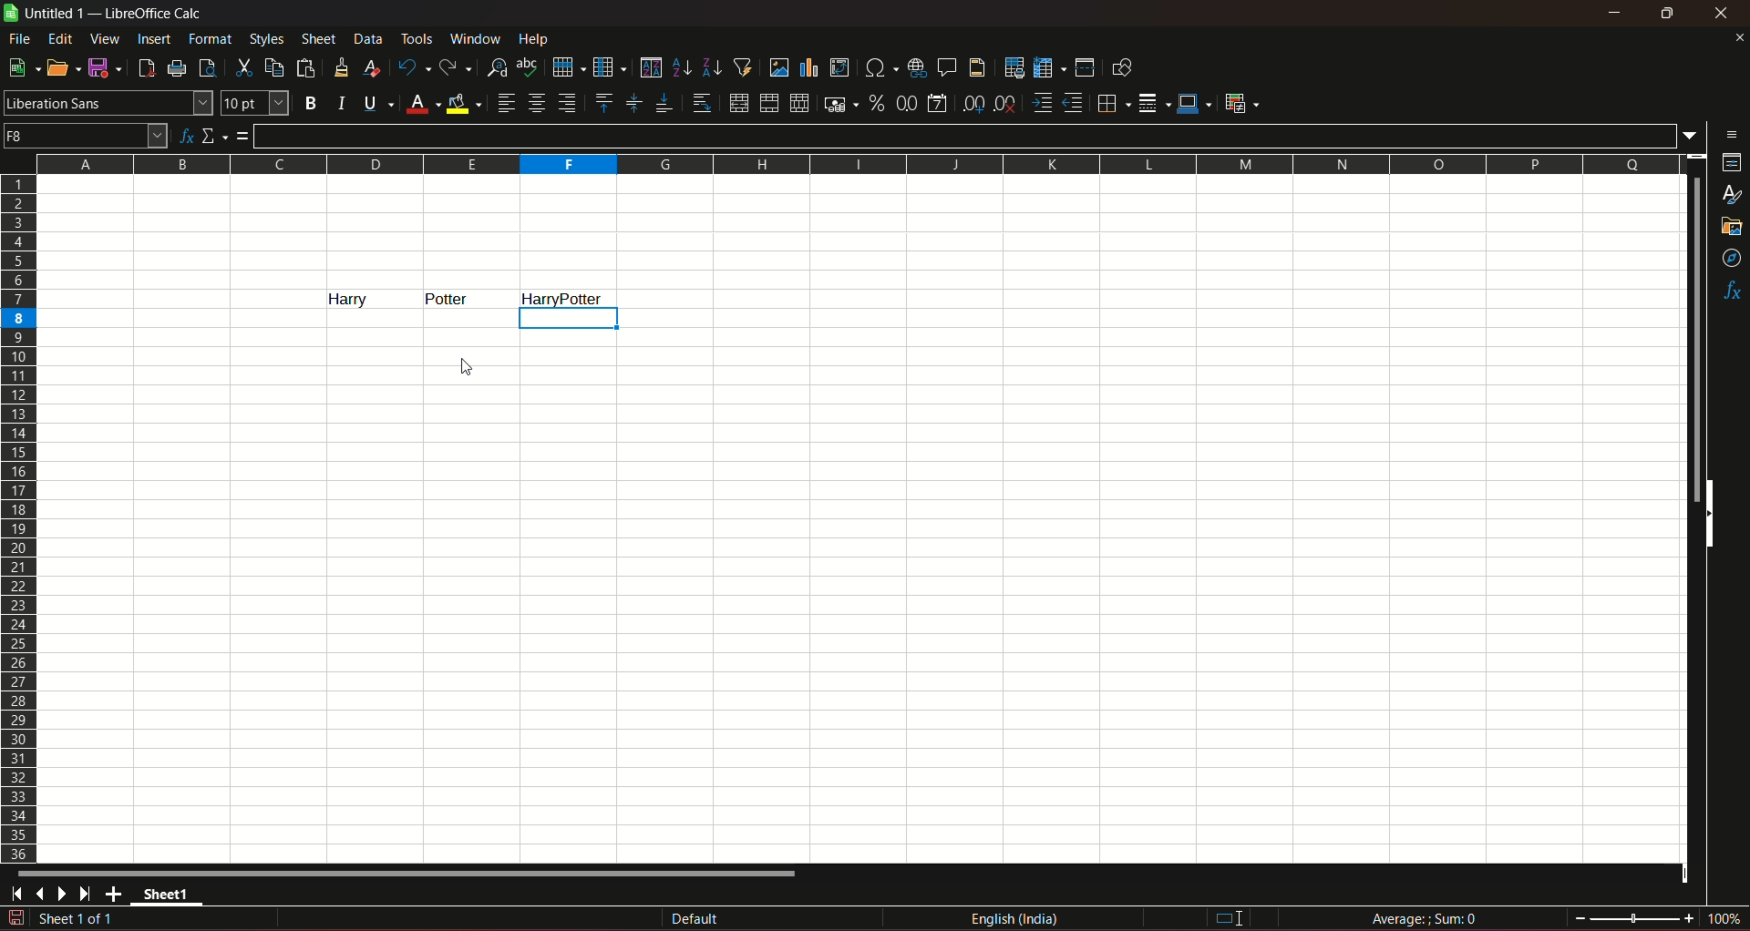 Image resolution: width=1750 pixels, height=931 pixels. What do you see at coordinates (633, 103) in the screenshot?
I see `center vertically` at bounding box center [633, 103].